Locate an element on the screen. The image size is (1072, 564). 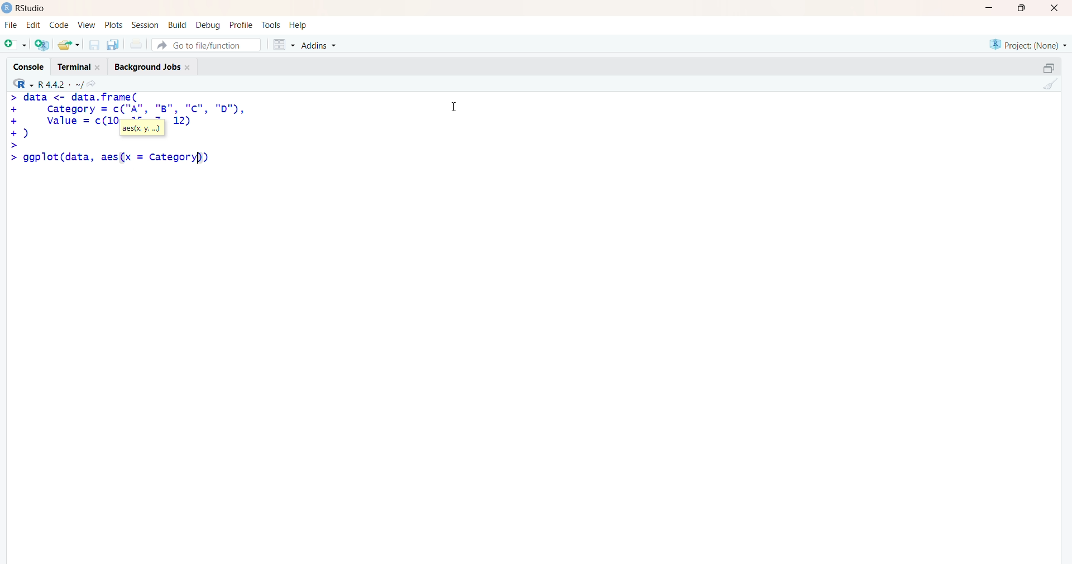
View is located at coordinates (87, 25).